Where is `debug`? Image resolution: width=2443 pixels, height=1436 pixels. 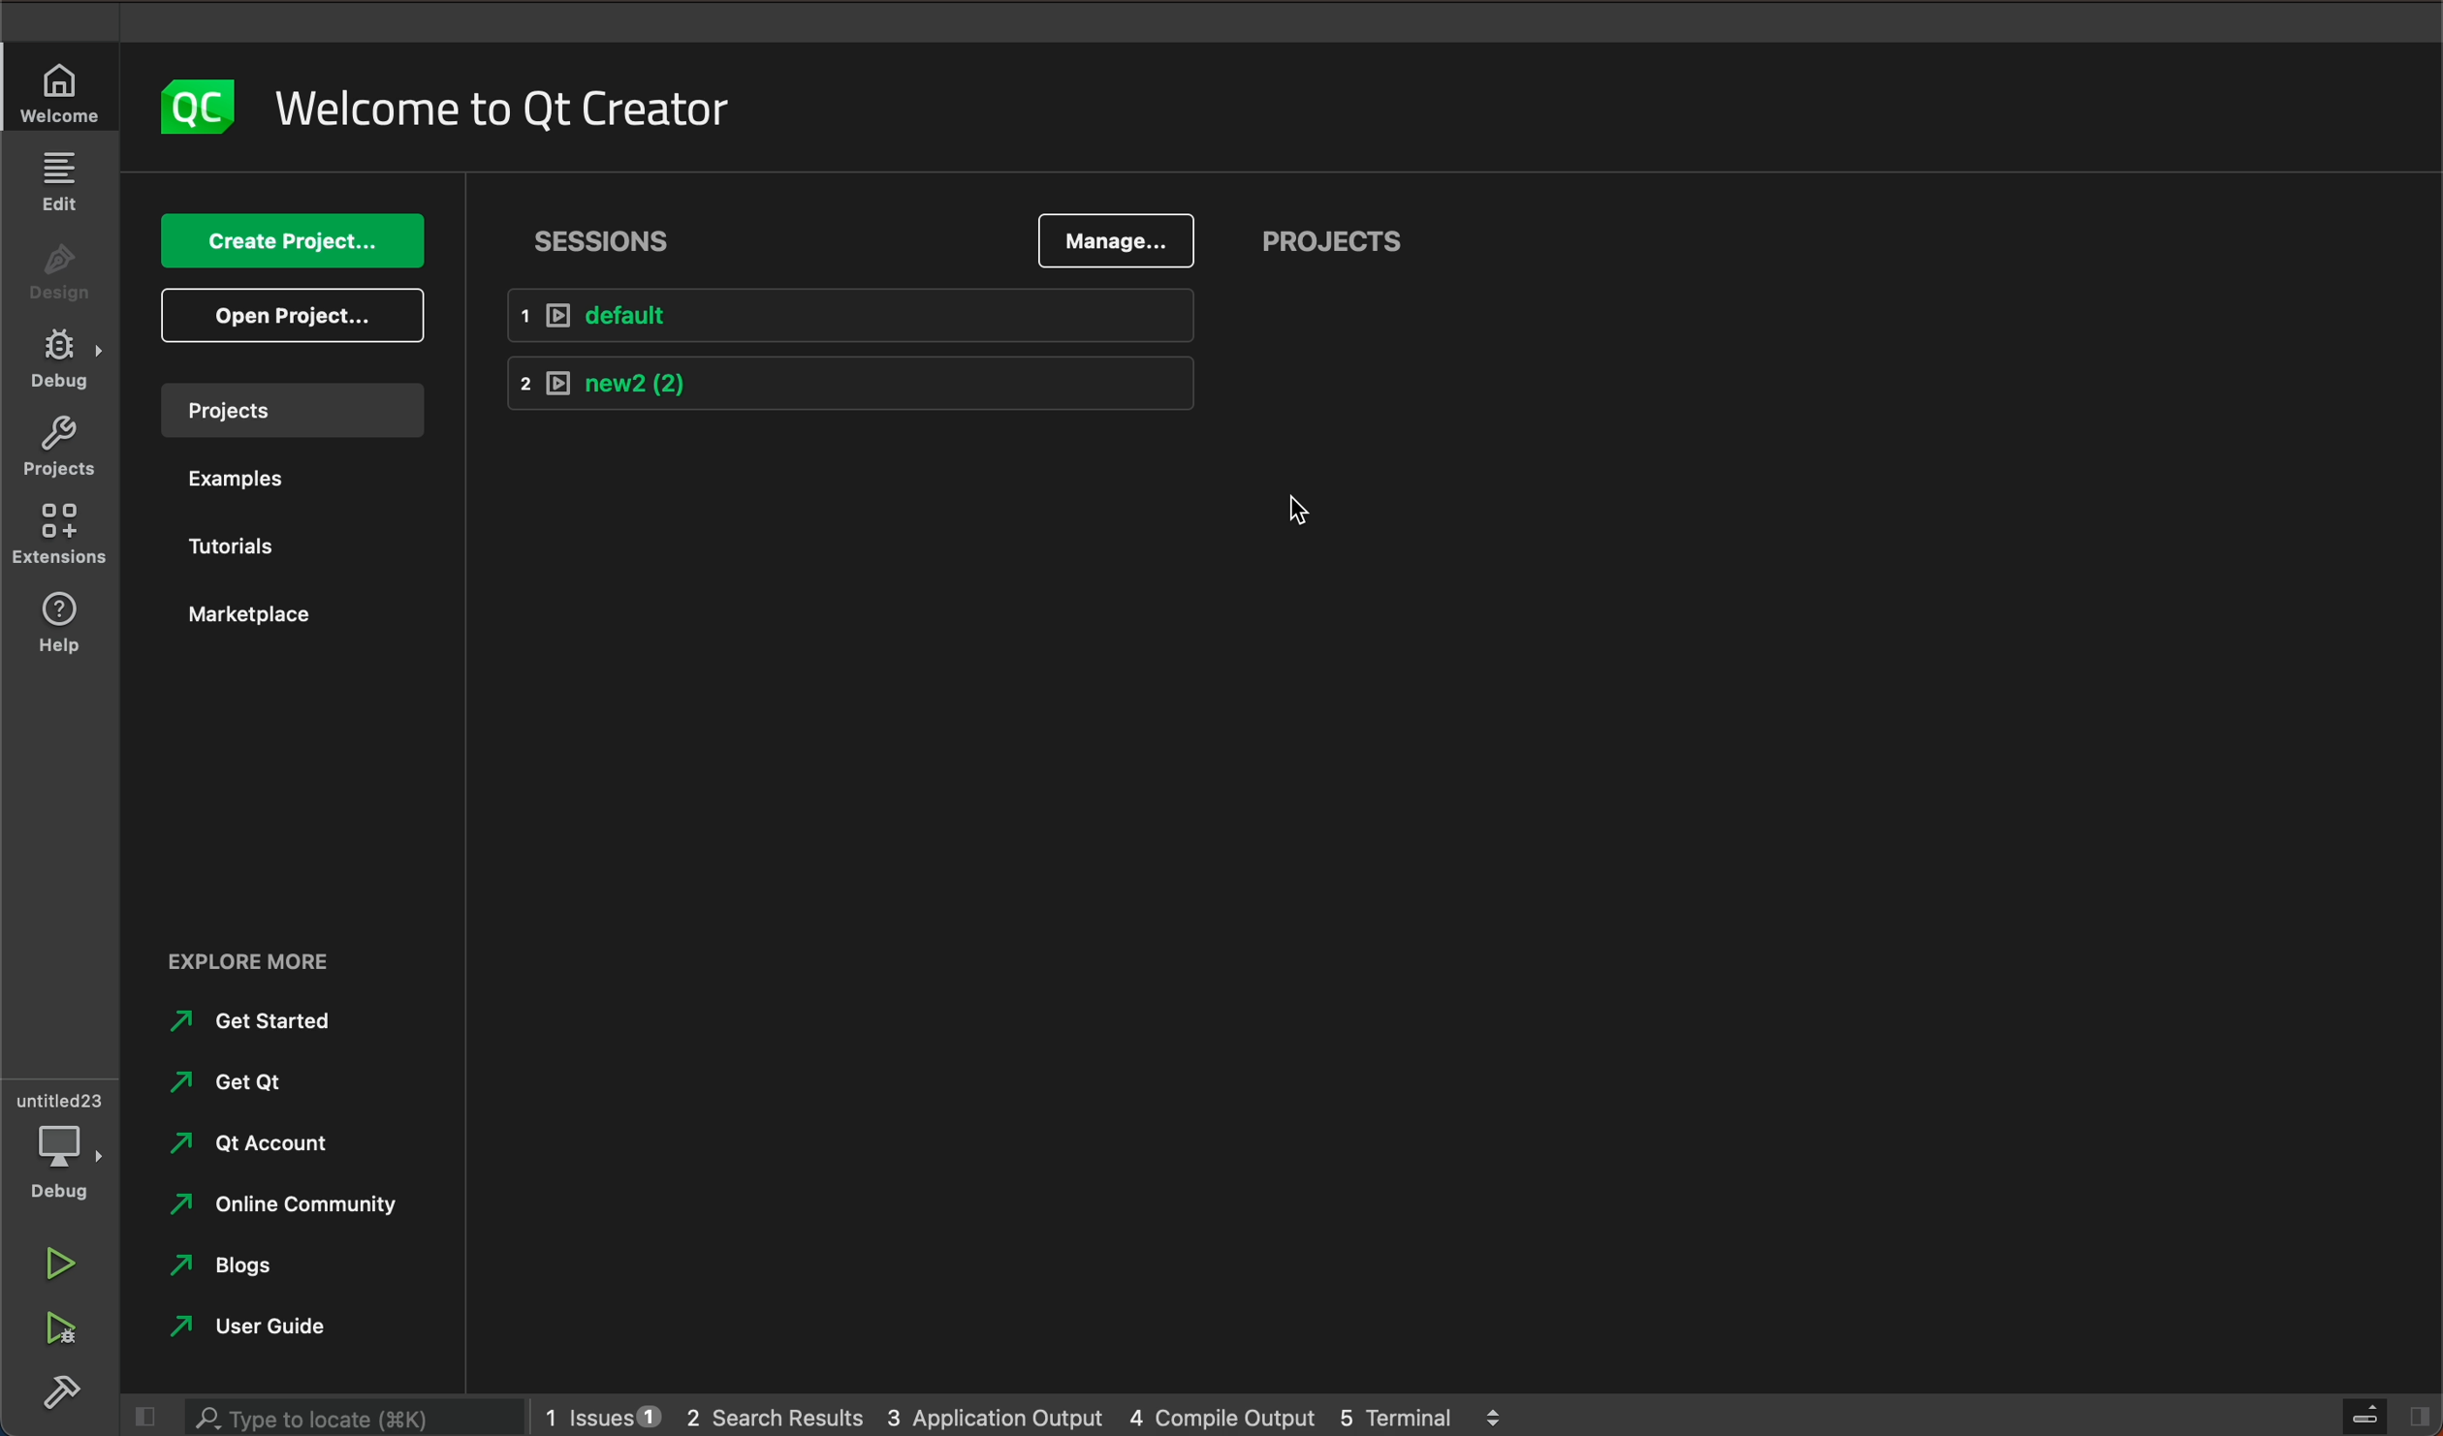
debug is located at coordinates (58, 1144).